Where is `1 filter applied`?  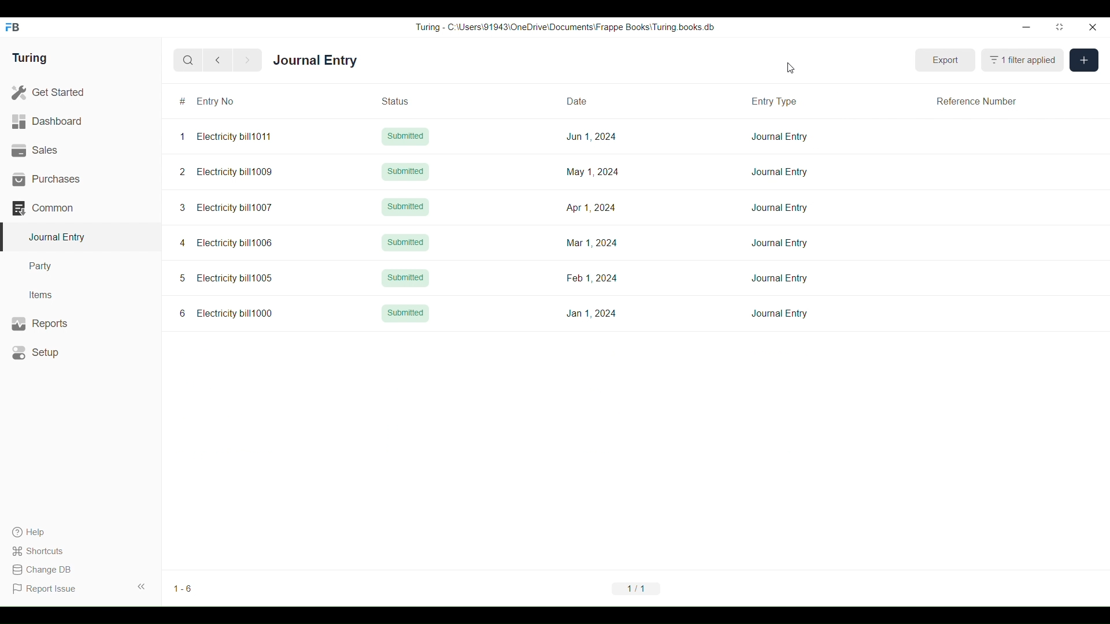
1 filter applied is located at coordinates (1023, 60).